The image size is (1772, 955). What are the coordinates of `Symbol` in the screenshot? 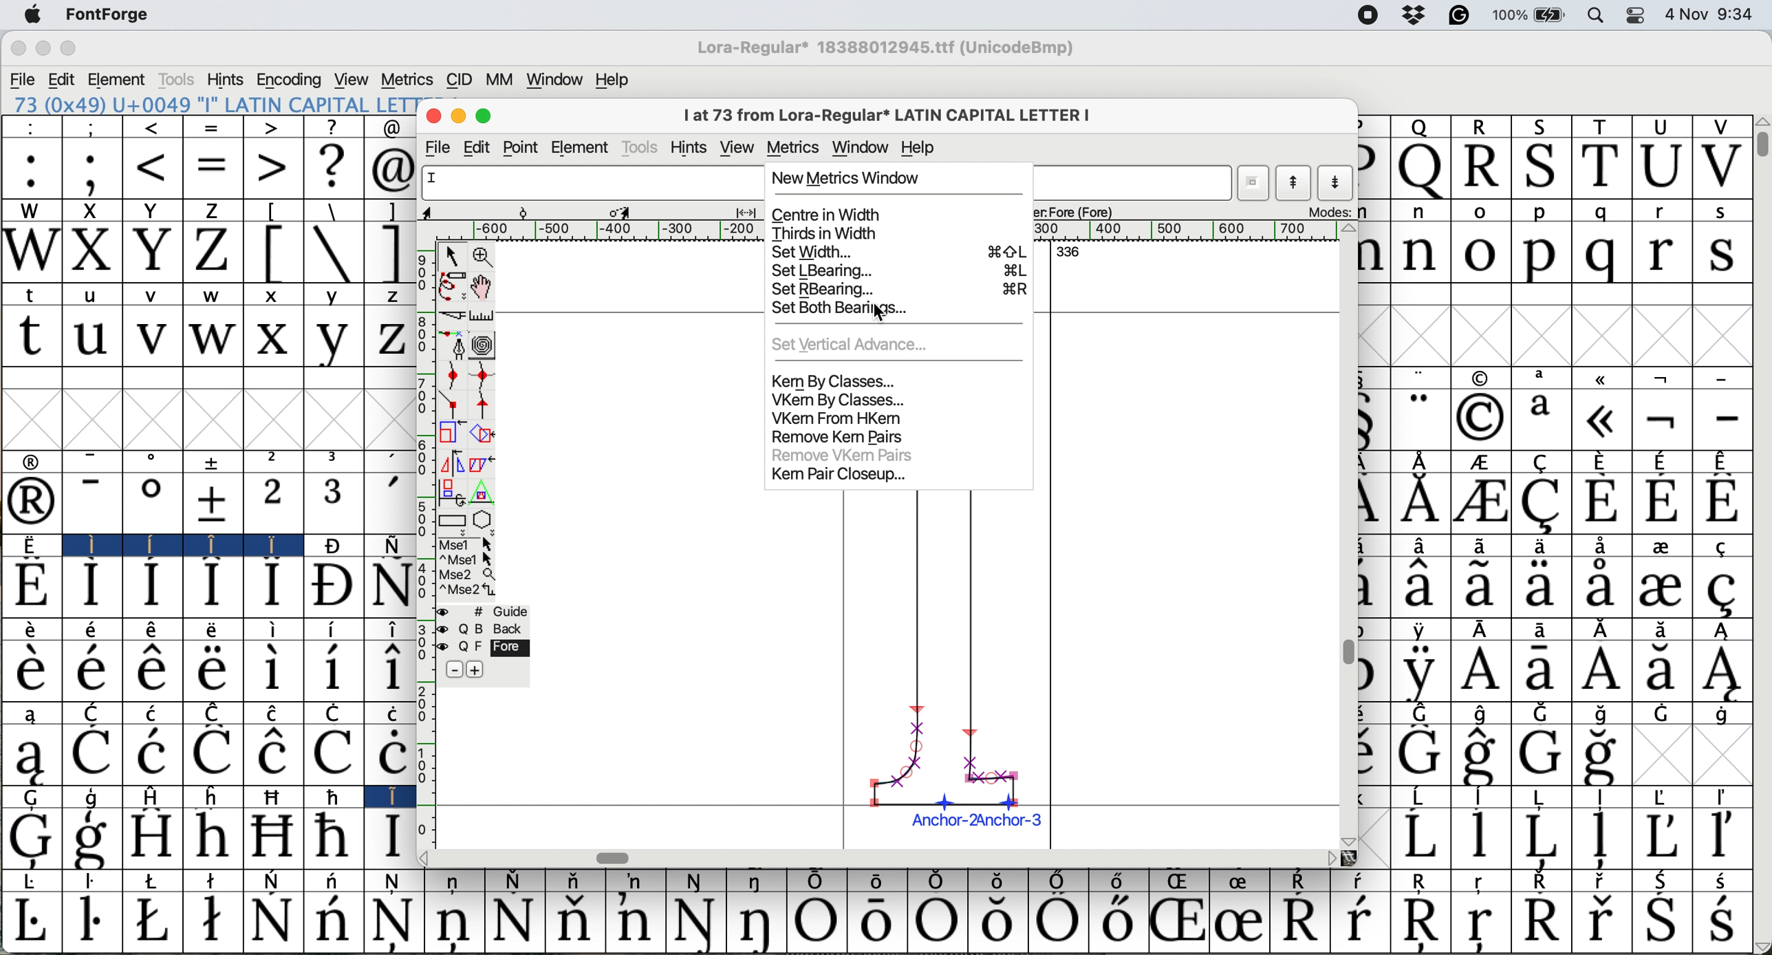 It's located at (273, 672).